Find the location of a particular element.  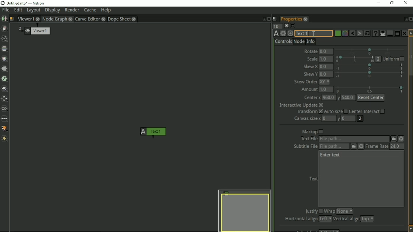

Close is located at coordinates (407, 4).